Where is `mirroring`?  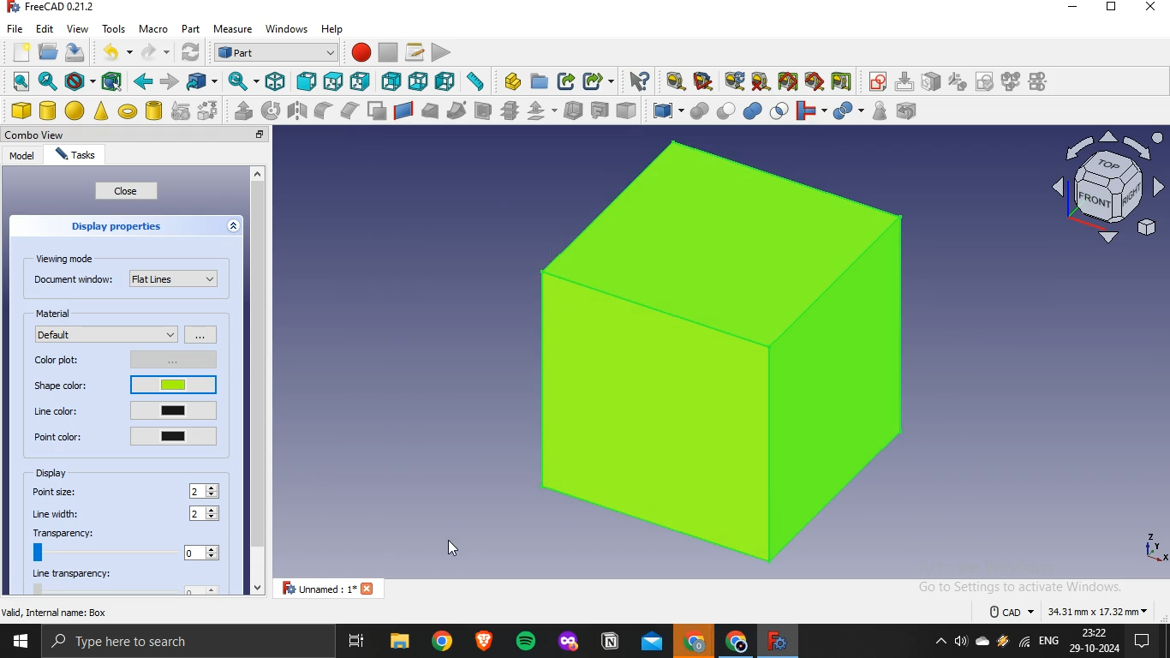 mirroring is located at coordinates (298, 110).